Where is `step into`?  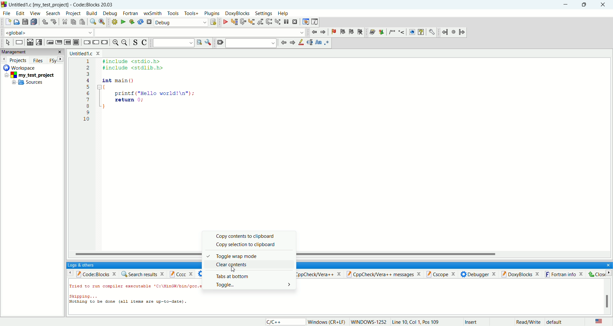
step into is located at coordinates (252, 21).